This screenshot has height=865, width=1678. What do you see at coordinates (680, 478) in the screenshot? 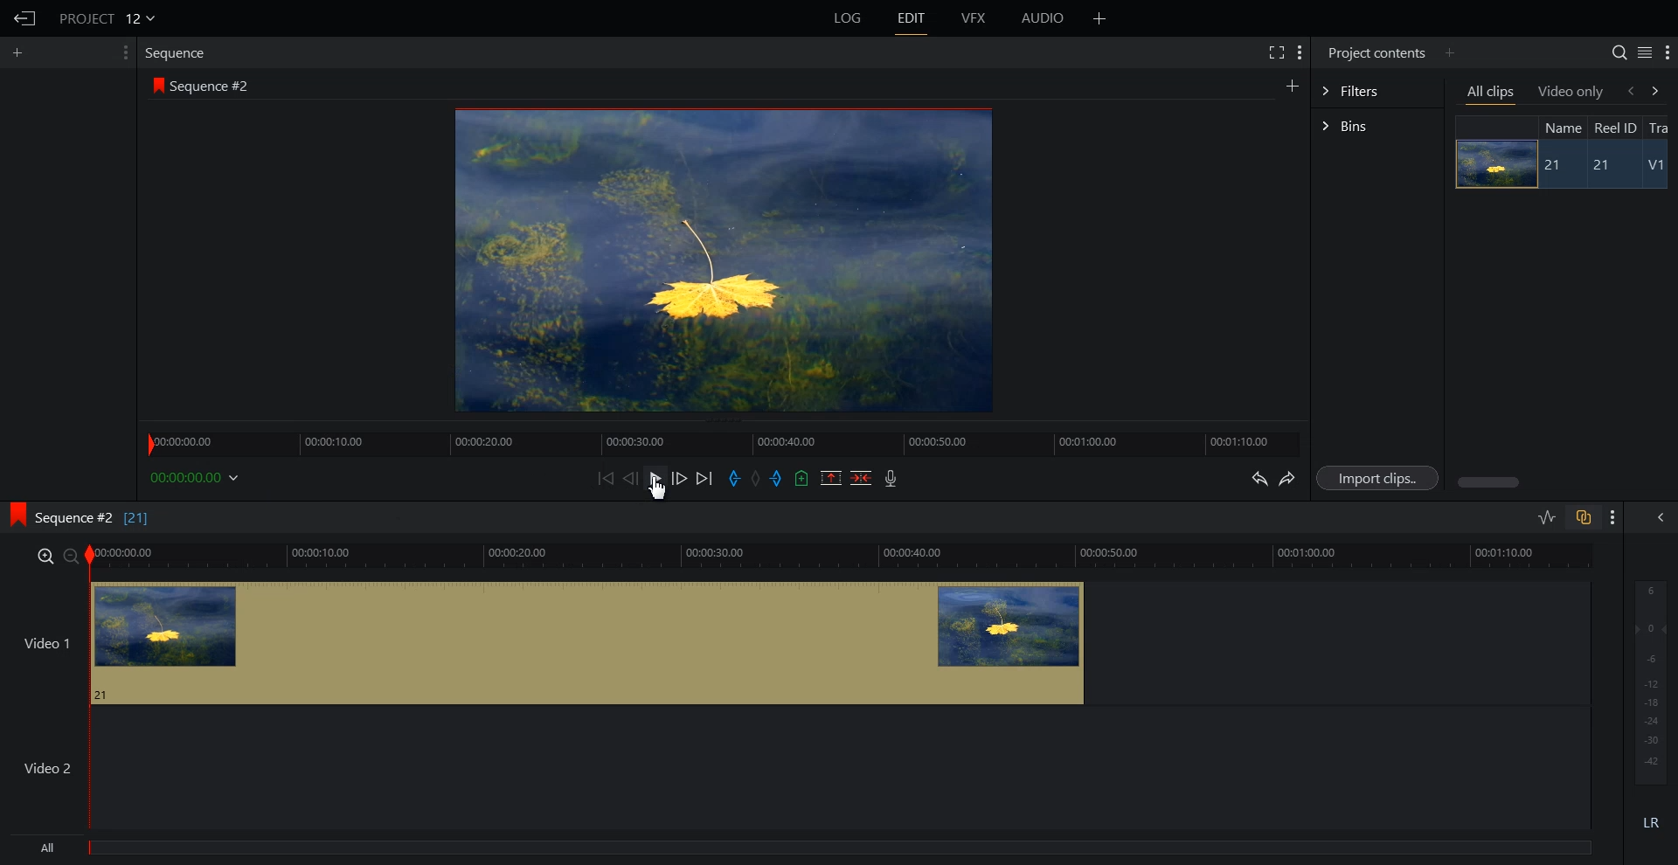
I see `Nurse one frame forward` at bounding box center [680, 478].